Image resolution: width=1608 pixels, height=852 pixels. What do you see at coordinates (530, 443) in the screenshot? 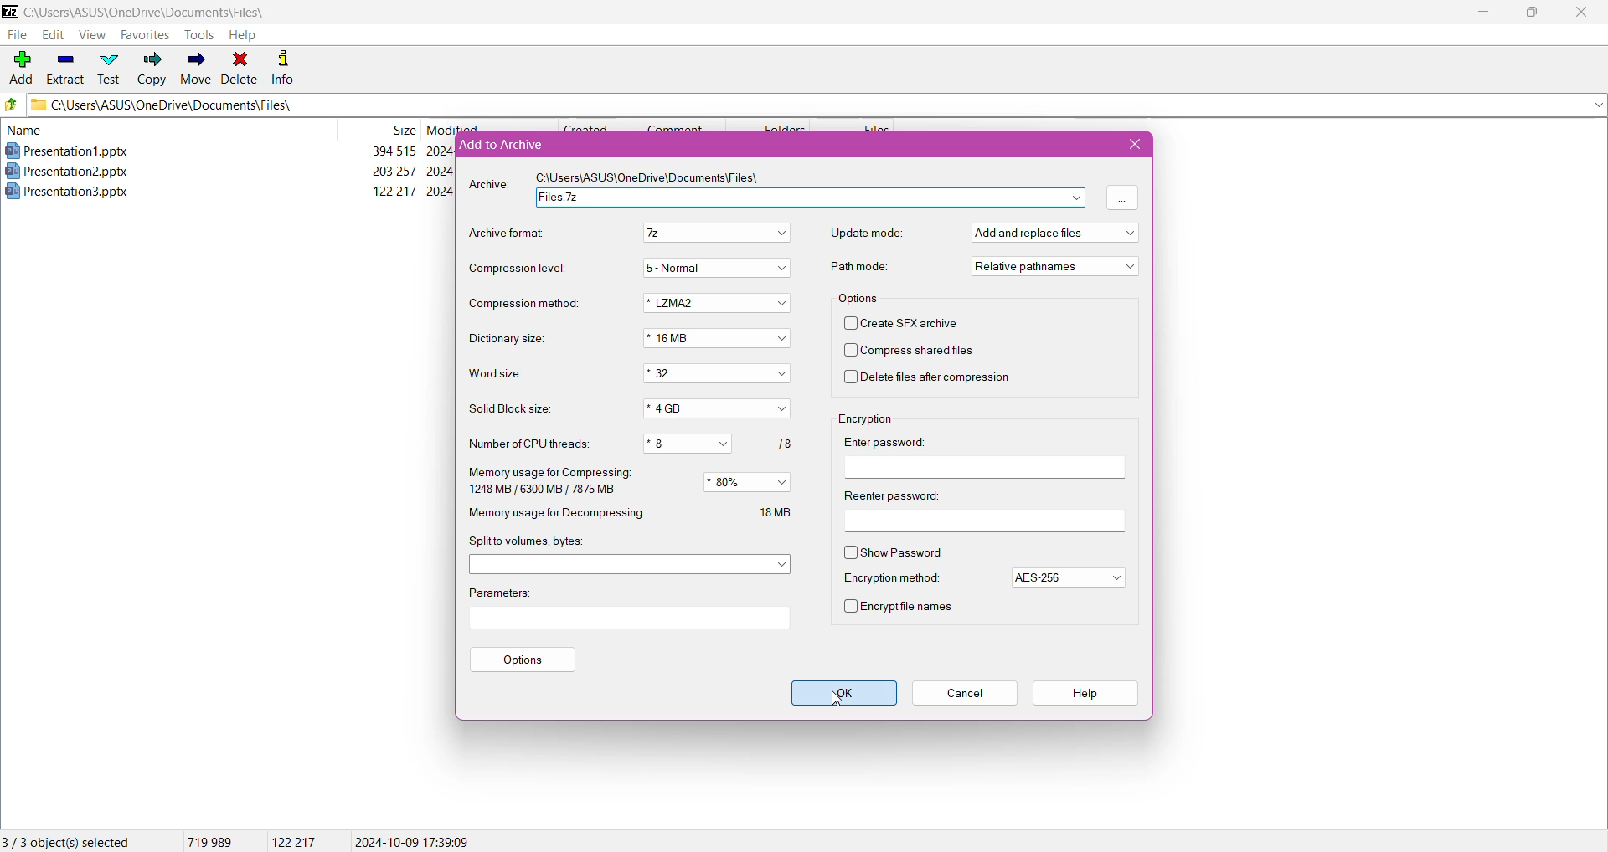
I see `Number of CPU threads` at bounding box center [530, 443].